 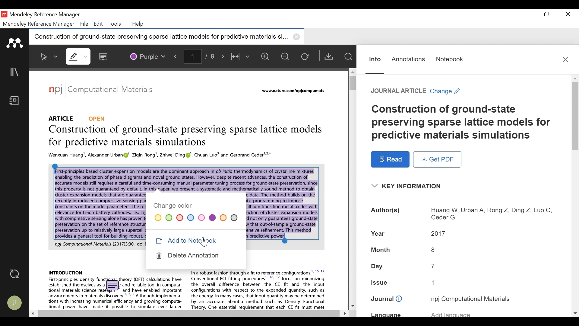 What do you see at coordinates (201, 56) in the screenshot?
I see `page number/total number of pages` at bounding box center [201, 56].